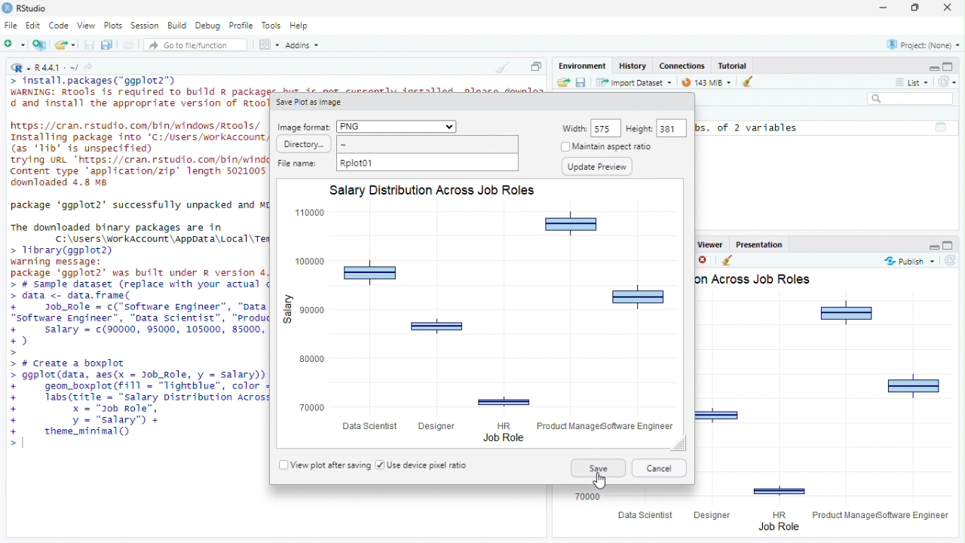 Image resolution: width=965 pixels, height=543 pixels. Describe the element at coordinates (501, 67) in the screenshot. I see `Clear console` at that location.